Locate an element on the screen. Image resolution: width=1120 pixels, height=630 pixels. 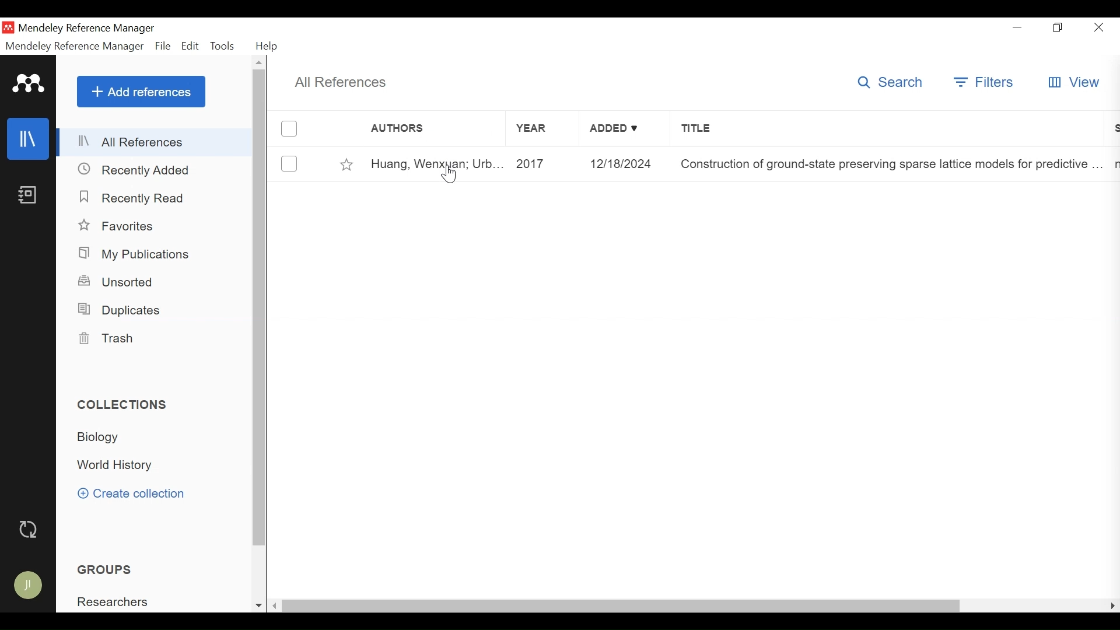
Collection is located at coordinates (111, 438).